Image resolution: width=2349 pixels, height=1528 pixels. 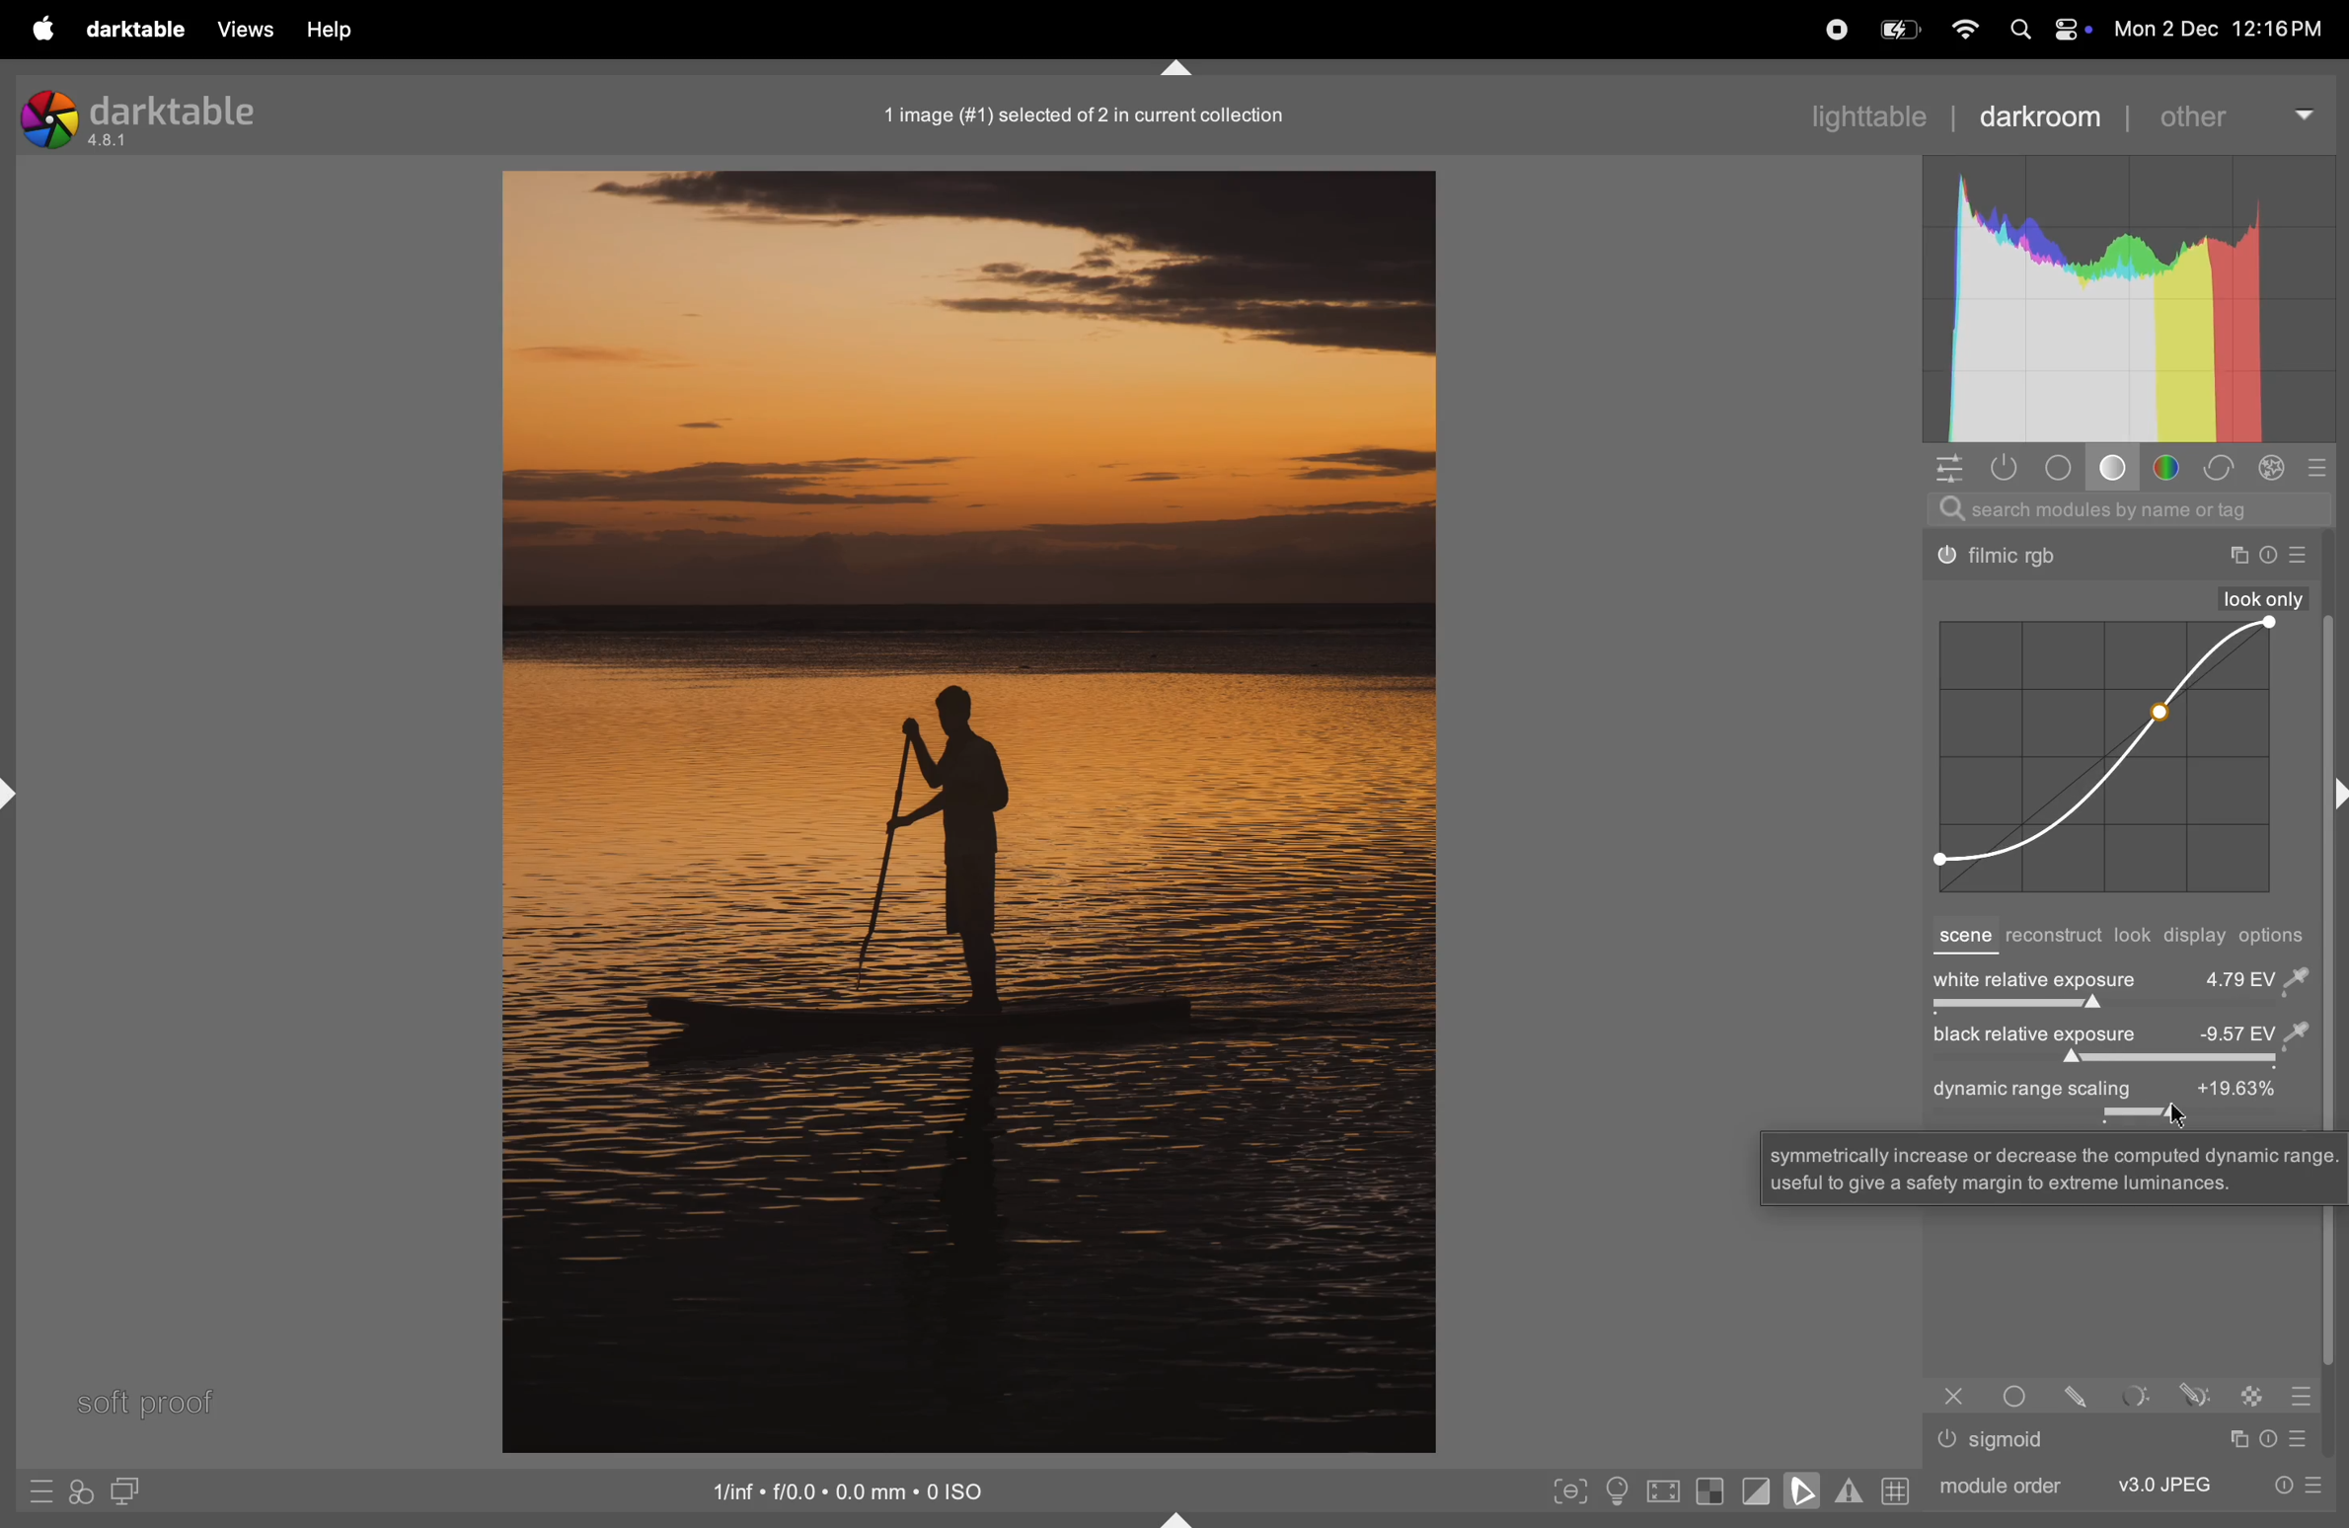 I want to click on v3 jpeg, so click(x=2164, y=1484).